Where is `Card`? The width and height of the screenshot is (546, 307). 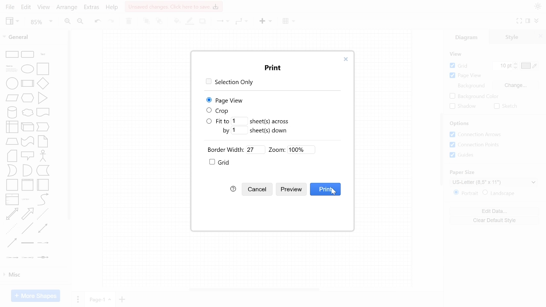
Card is located at coordinates (12, 156).